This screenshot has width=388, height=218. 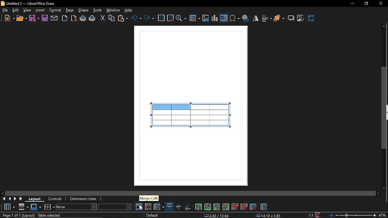 What do you see at coordinates (116, 206) in the screenshot?
I see `fill color` at bounding box center [116, 206].